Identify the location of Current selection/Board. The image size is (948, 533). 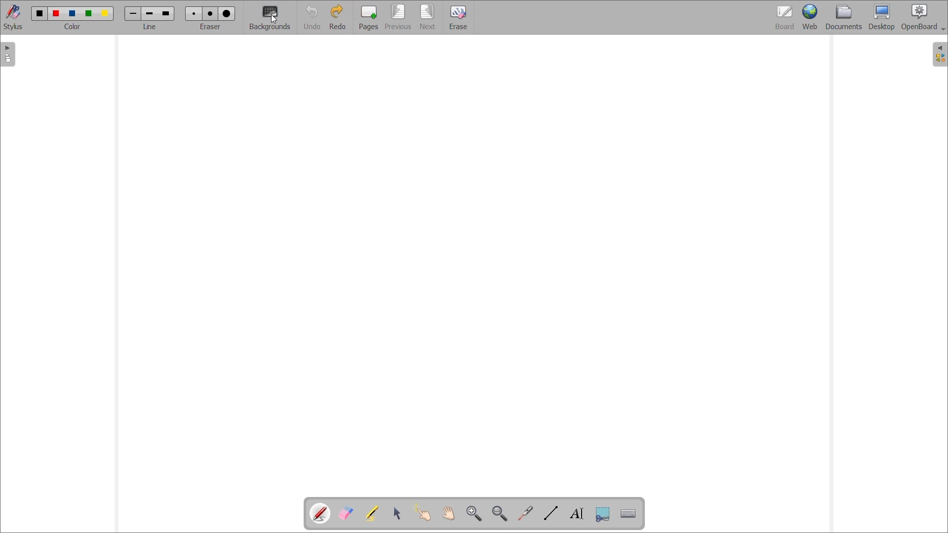
(785, 17).